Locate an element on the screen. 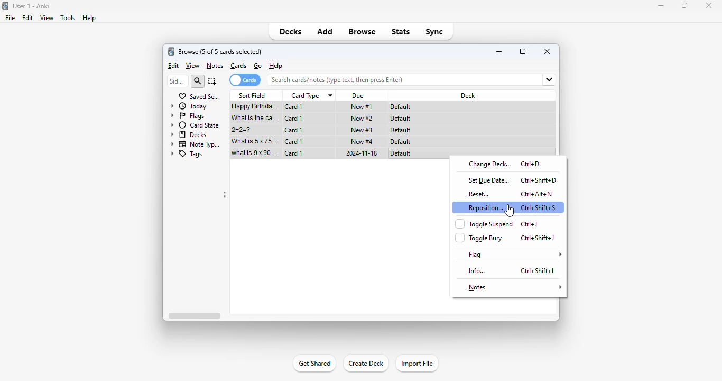  get shared is located at coordinates (315, 363).